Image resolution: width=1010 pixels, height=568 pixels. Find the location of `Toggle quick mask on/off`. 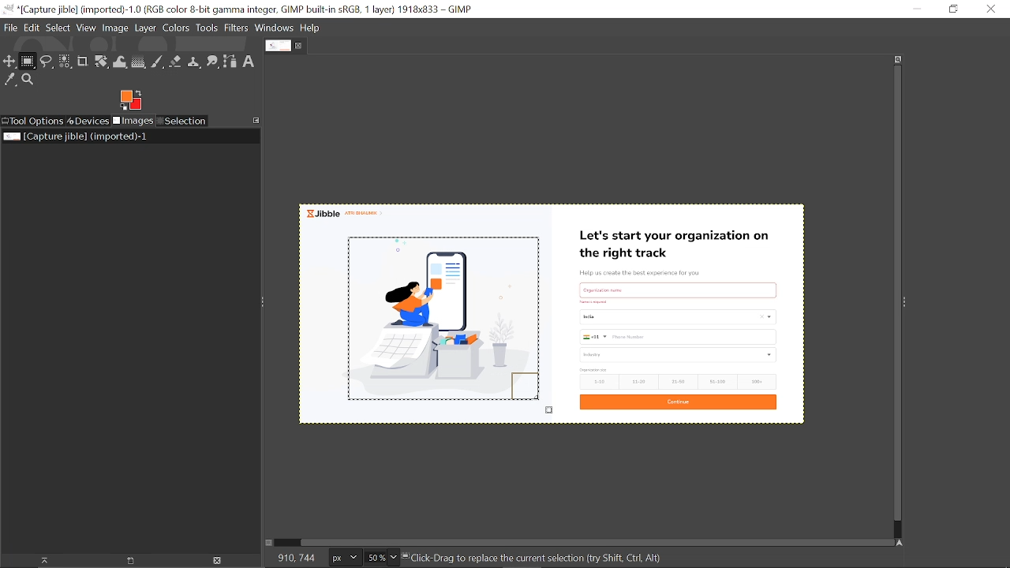

Toggle quick mask on/off is located at coordinates (271, 544).